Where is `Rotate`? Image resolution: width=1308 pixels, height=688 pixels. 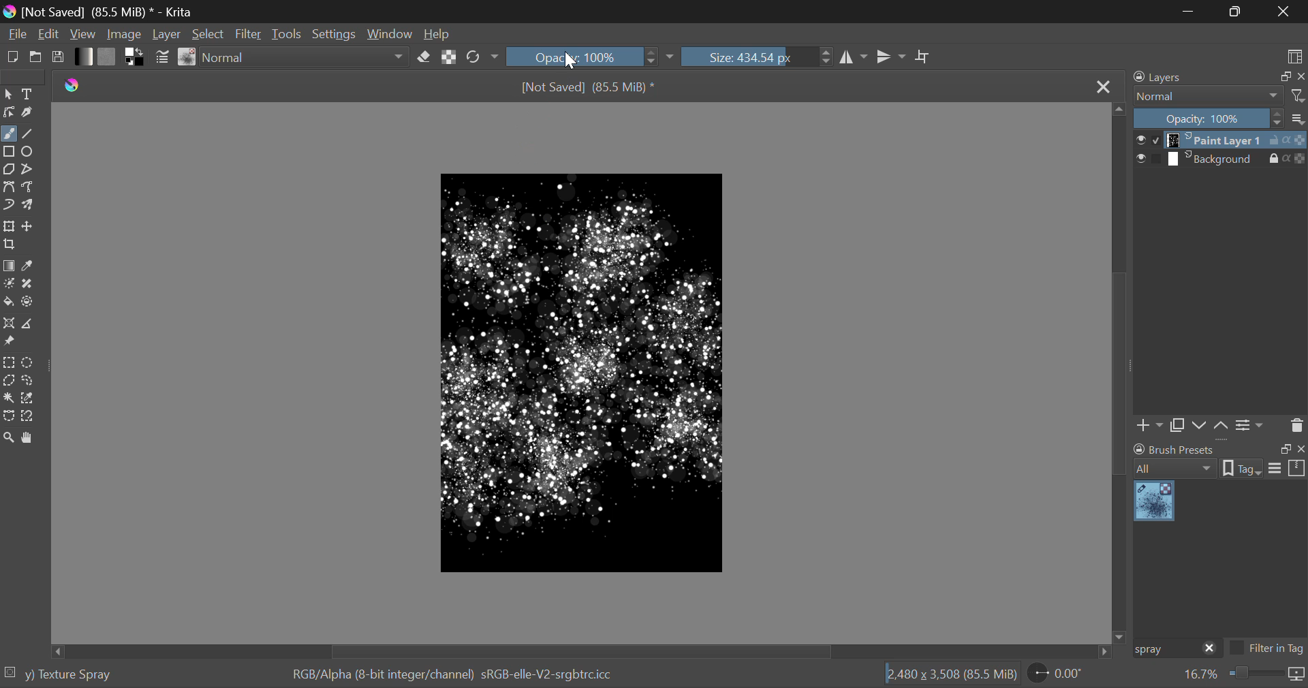
Rotate is located at coordinates (484, 57).